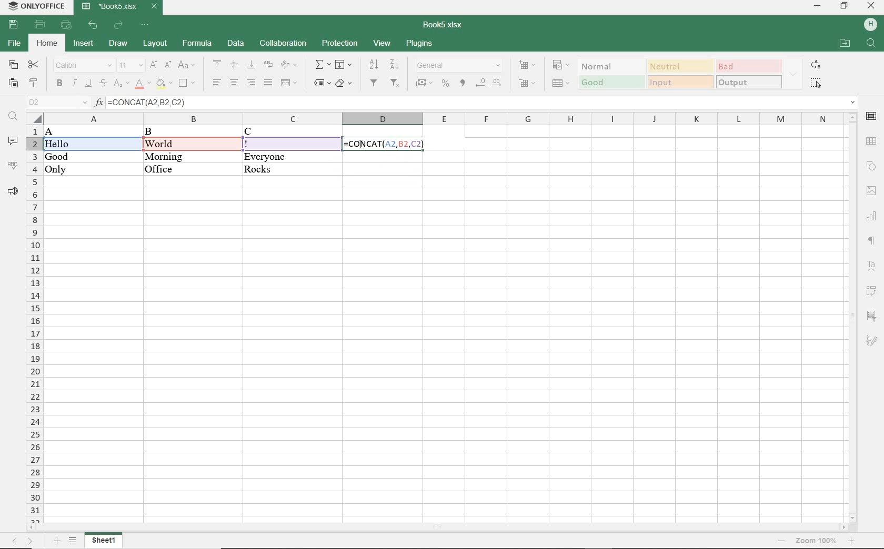 This screenshot has width=884, height=549. I want to click on PARAGRAPH SETTINGS, so click(871, 241).